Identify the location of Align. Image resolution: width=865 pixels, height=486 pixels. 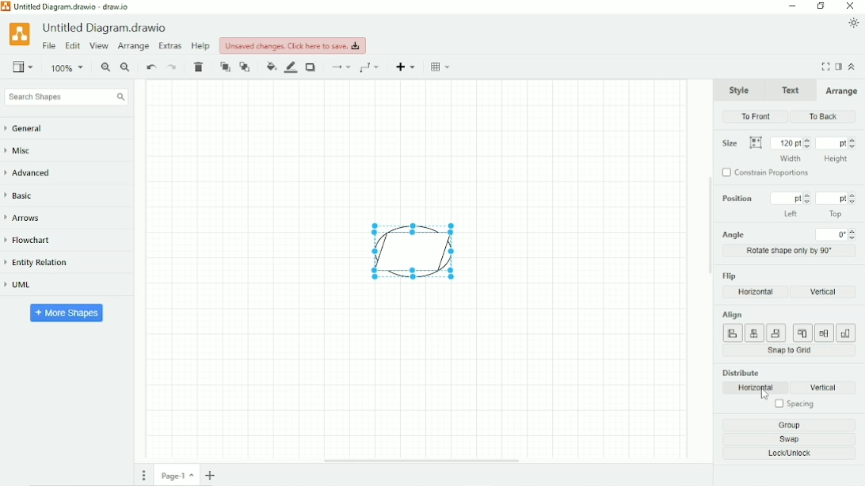
(787, 326).